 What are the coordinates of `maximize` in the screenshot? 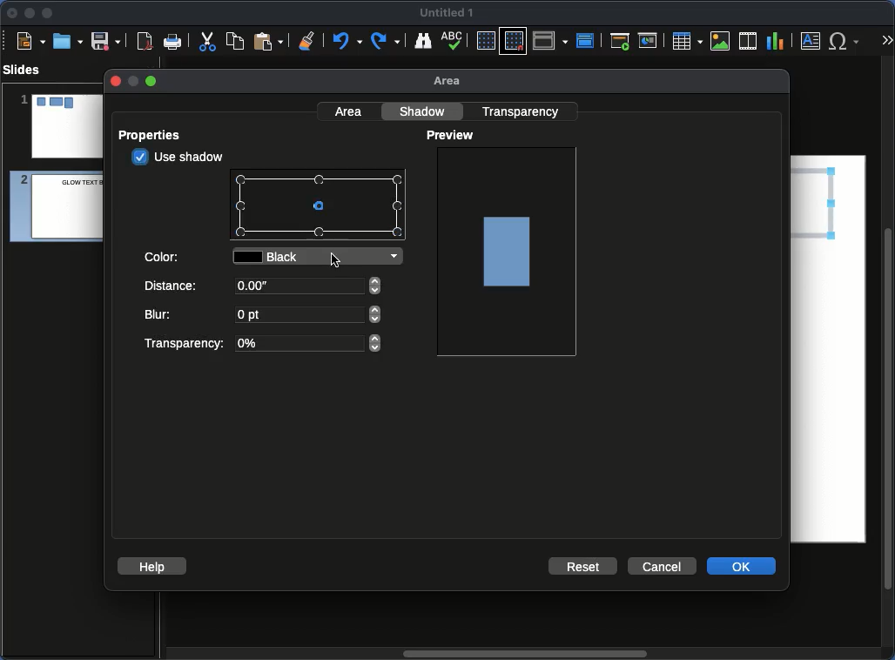 It's located at (152, 82).